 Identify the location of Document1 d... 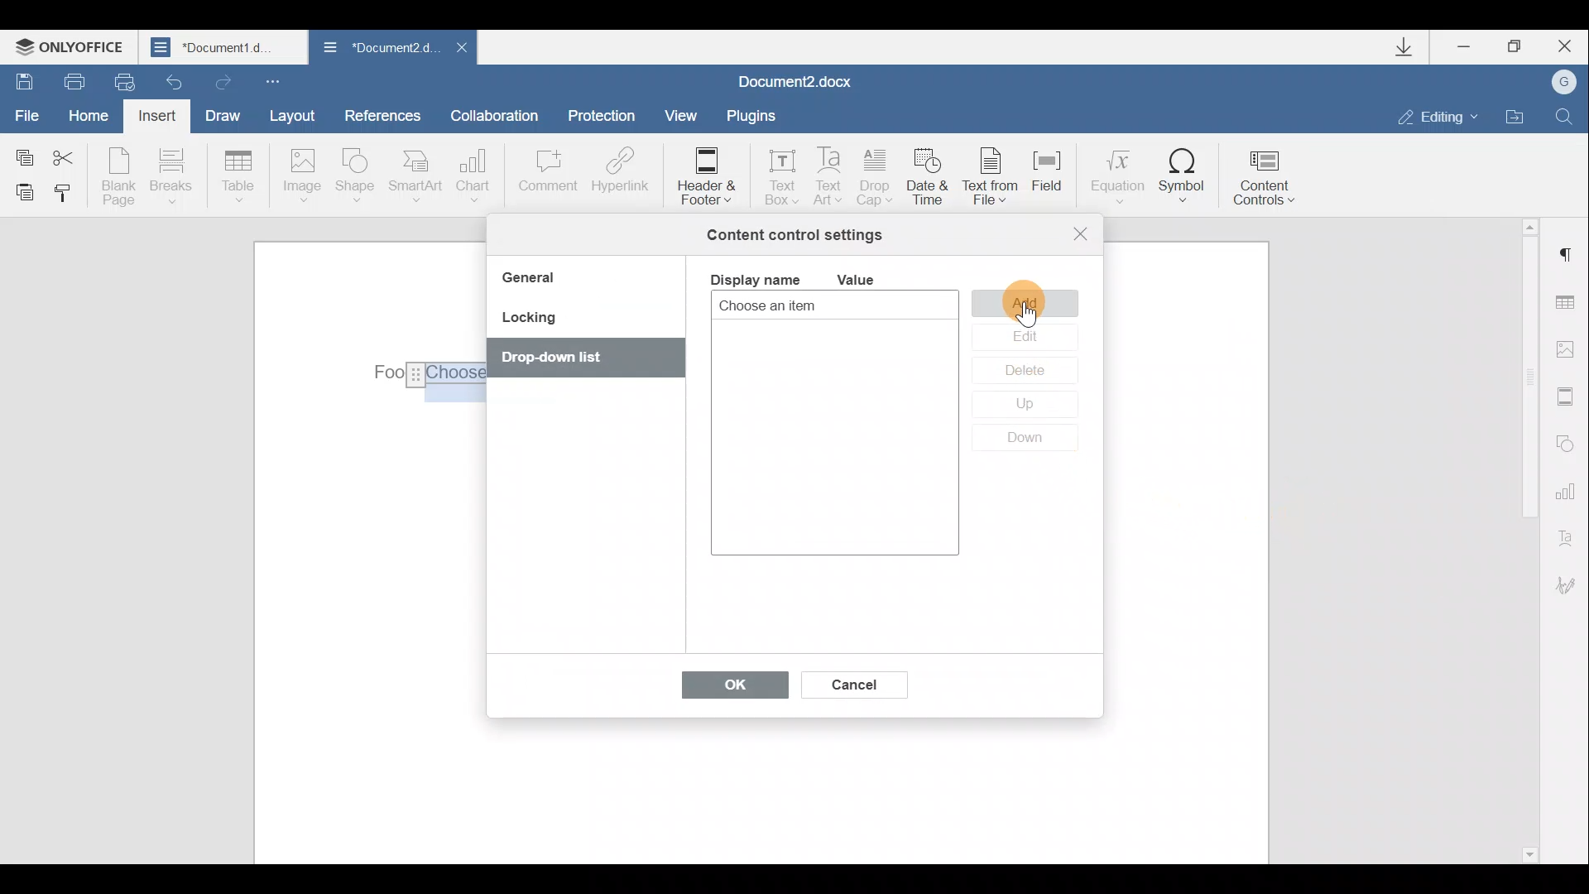
(225, 46).